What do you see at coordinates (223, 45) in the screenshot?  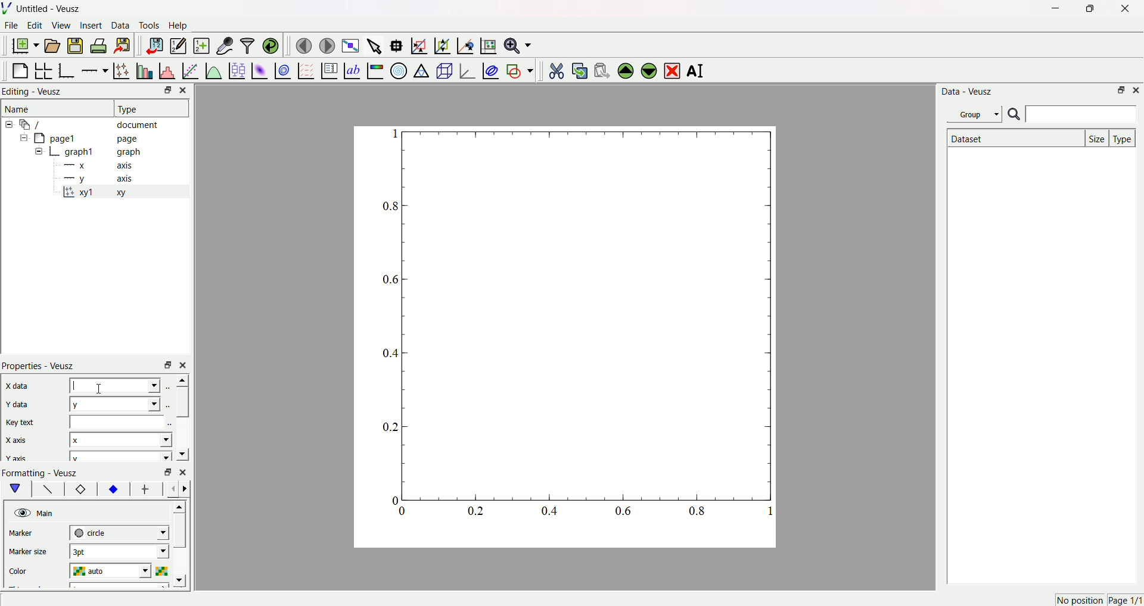 I see `capture remote datasets` at bounding box center [223, 45].